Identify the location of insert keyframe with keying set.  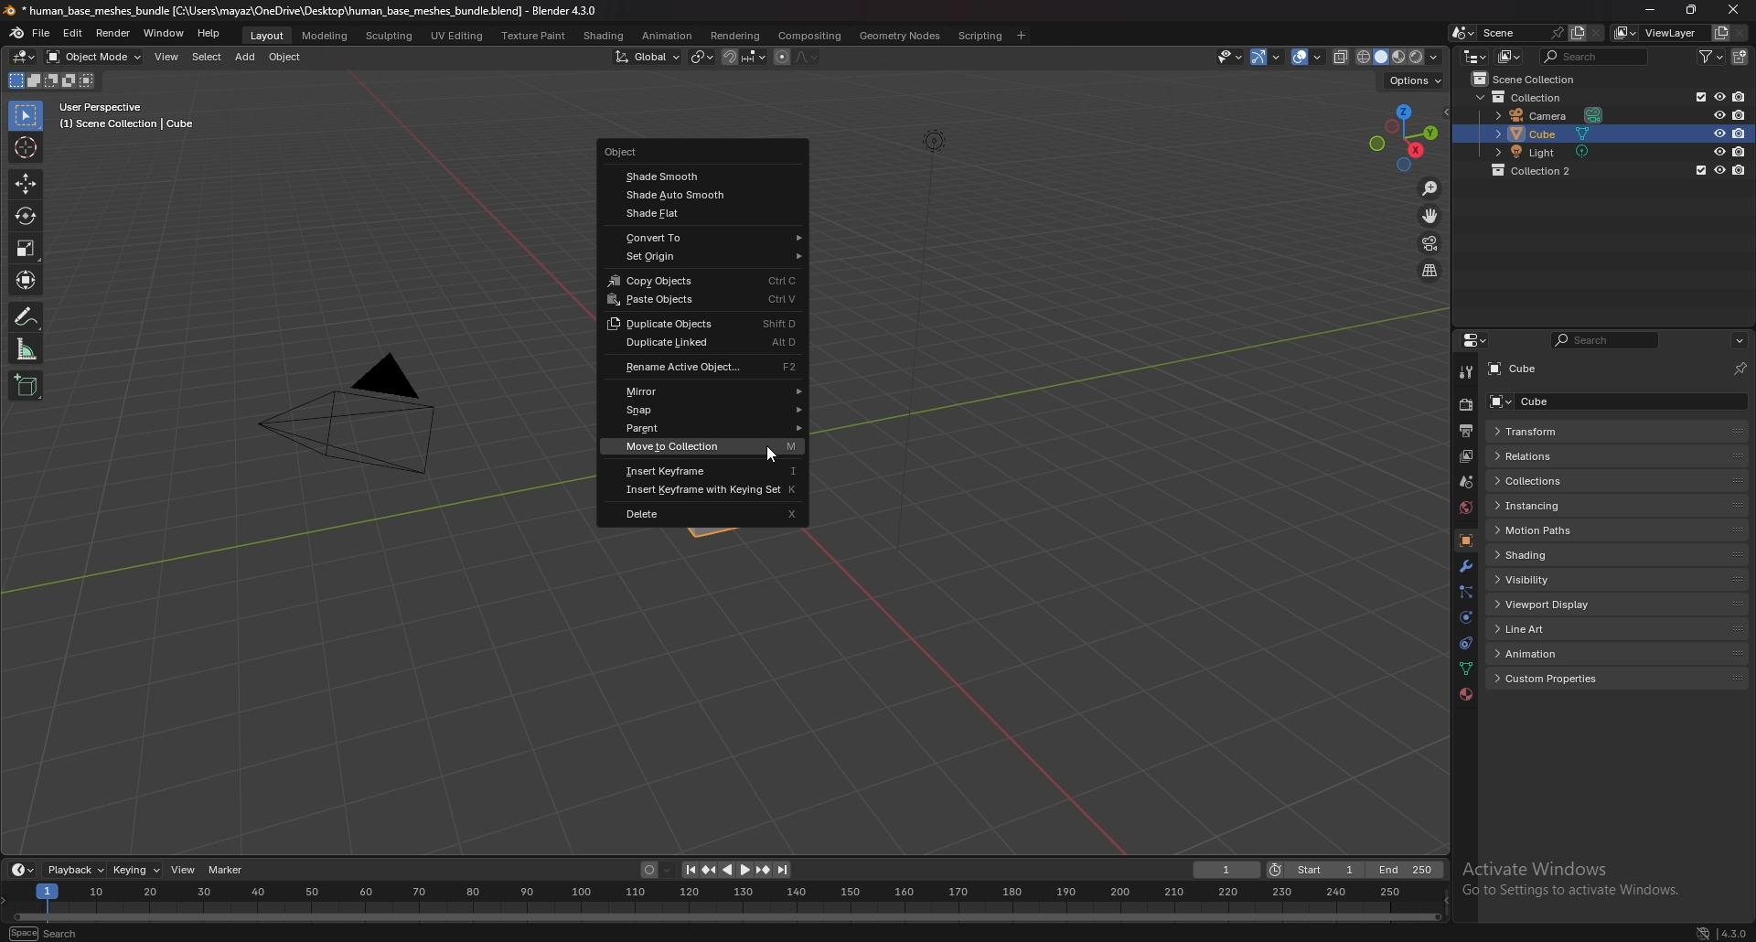
(704, 490).